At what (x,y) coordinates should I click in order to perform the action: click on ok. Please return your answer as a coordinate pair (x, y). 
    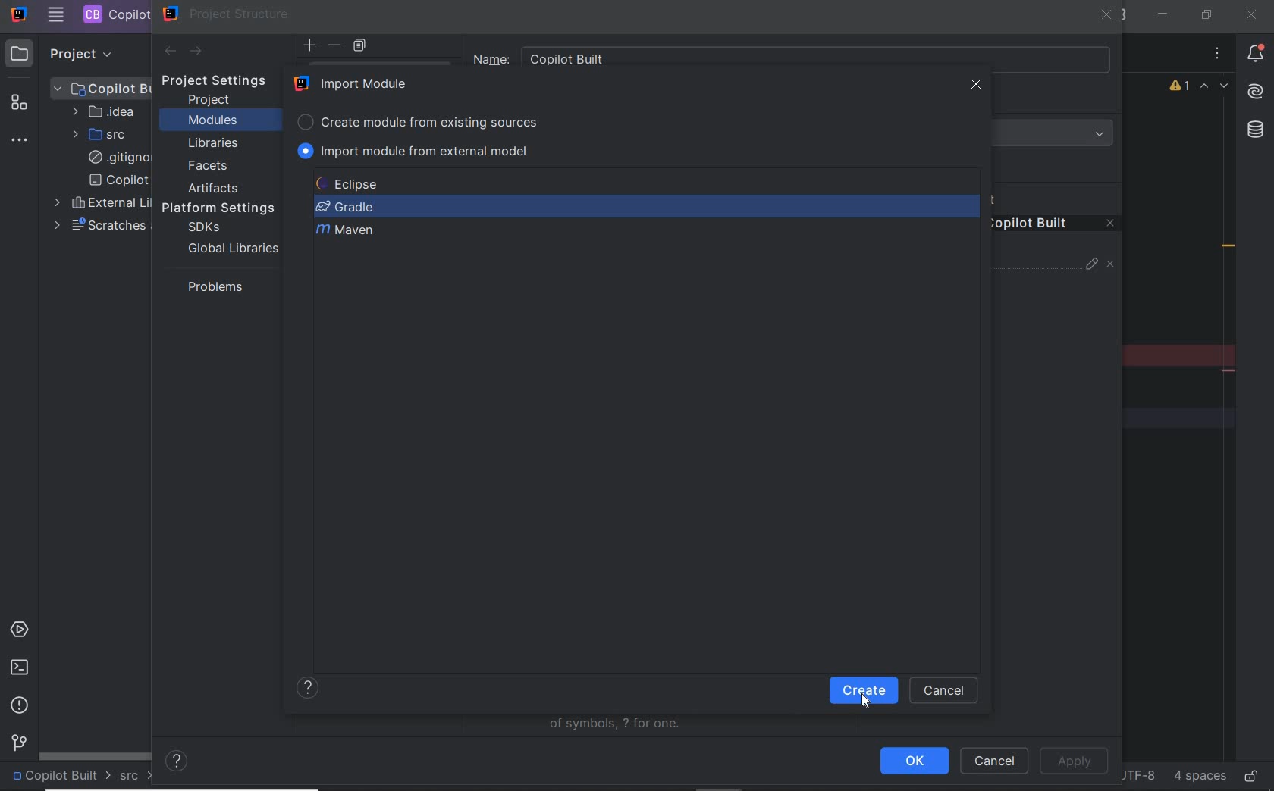
    Looking at the image, I should click on (914, 761).